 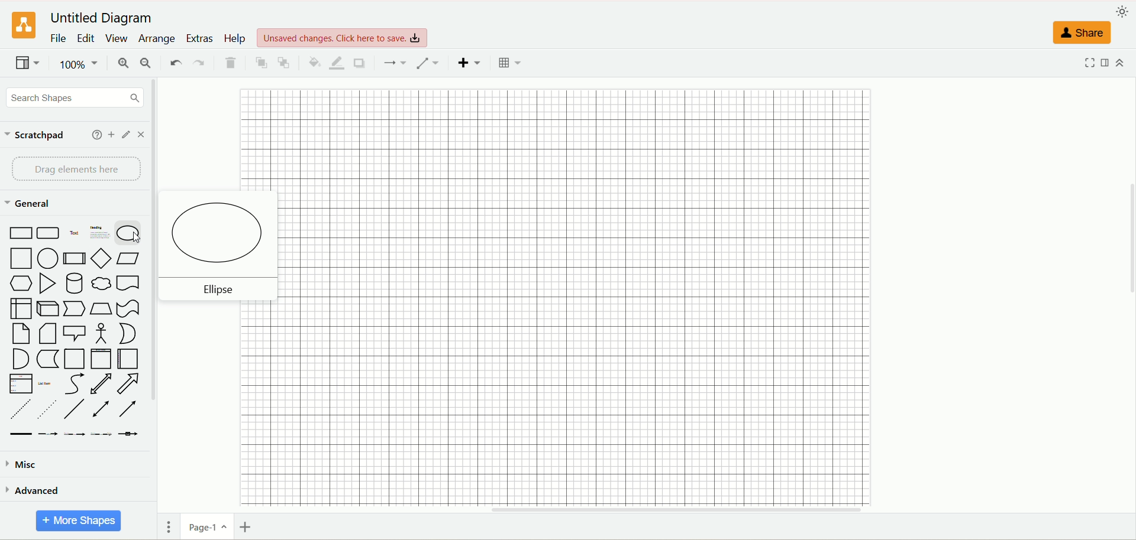 What do you see at coordinates (130, 383) in the screenshot?
I see `arrow` at bounding box center [130, 383].